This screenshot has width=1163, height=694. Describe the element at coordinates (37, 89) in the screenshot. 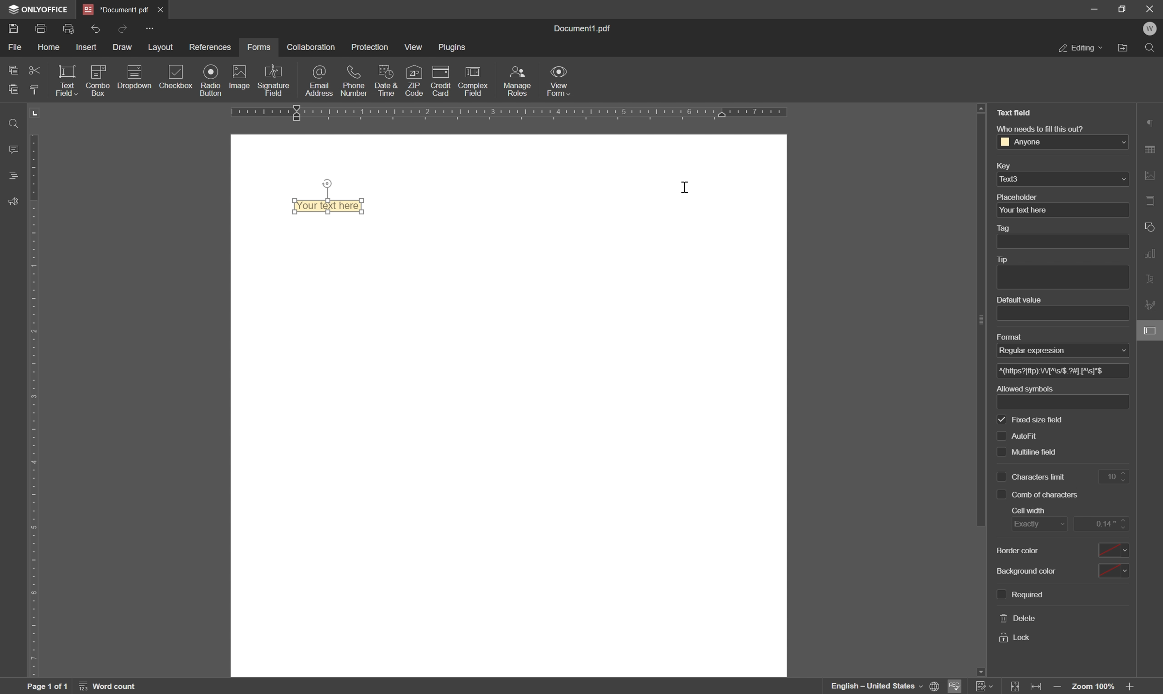

I see `copy style` at that location.